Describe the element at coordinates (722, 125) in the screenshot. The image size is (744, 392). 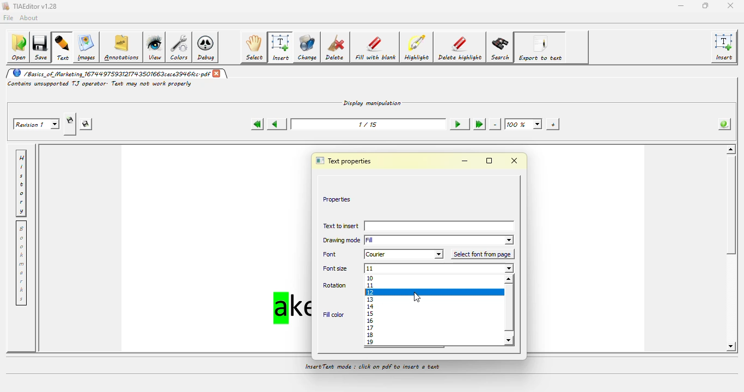
I see `info about the pdf` at that location.